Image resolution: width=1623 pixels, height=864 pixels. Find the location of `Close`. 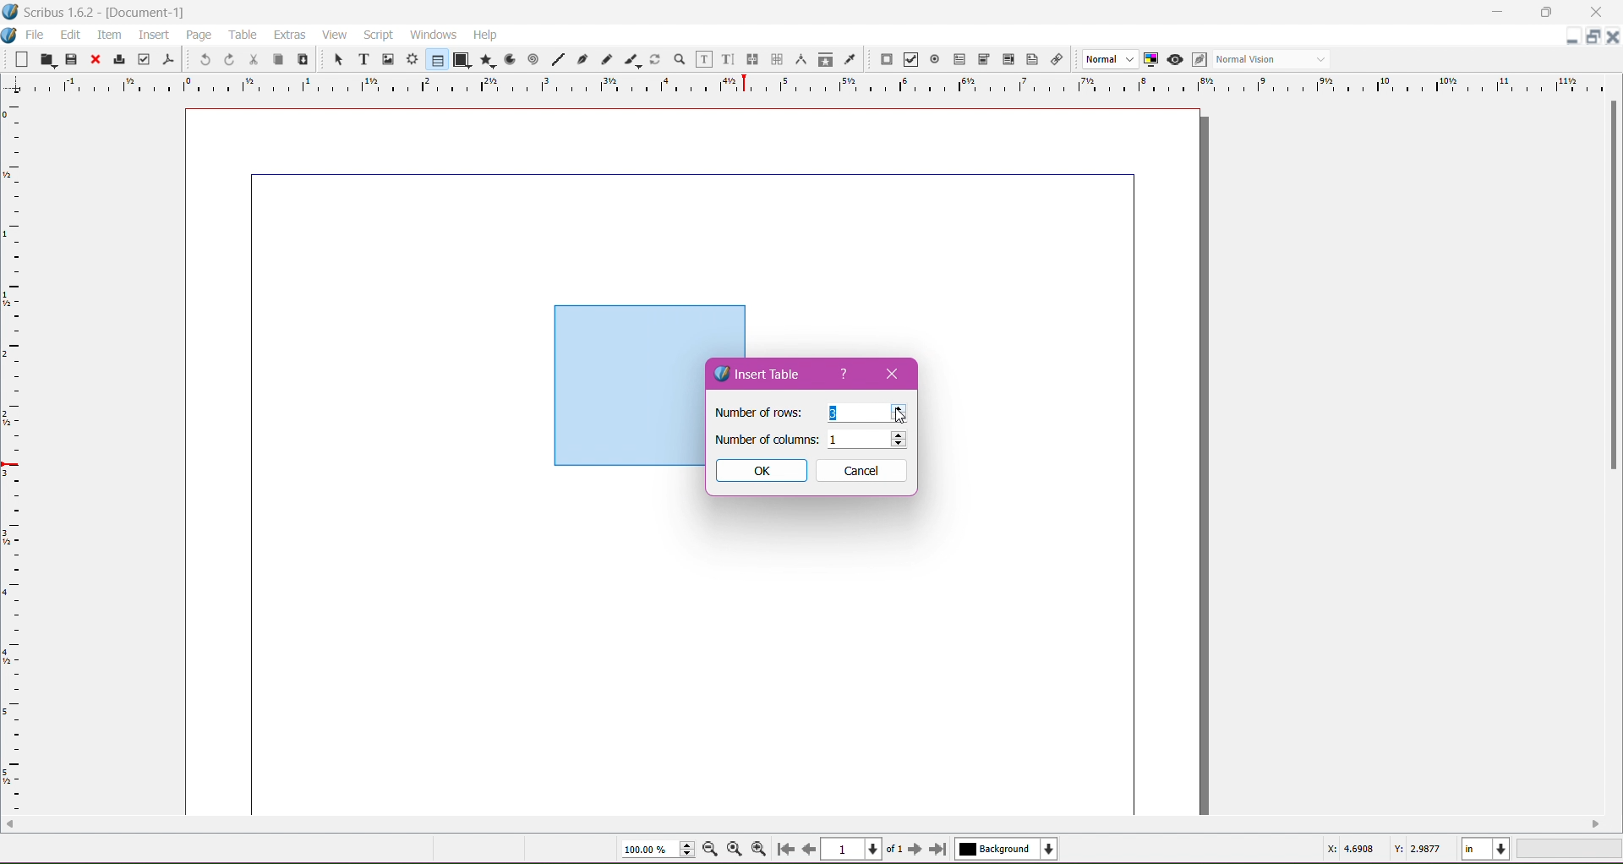

Close is located at coordinates (893, 372).